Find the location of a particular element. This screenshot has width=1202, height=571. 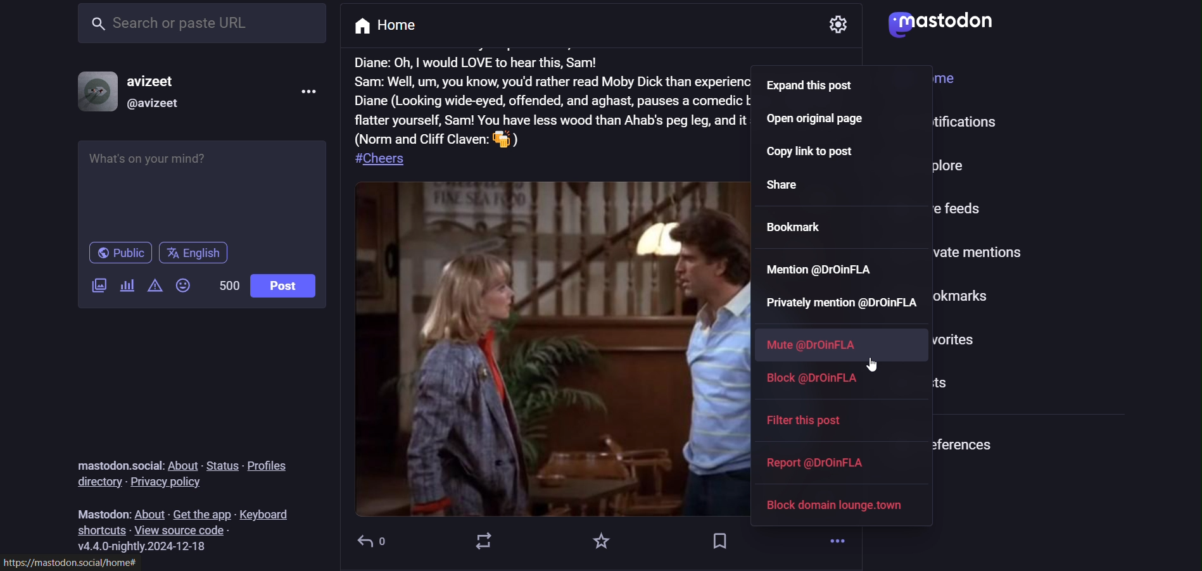

post is located at coordinates (283, 285).